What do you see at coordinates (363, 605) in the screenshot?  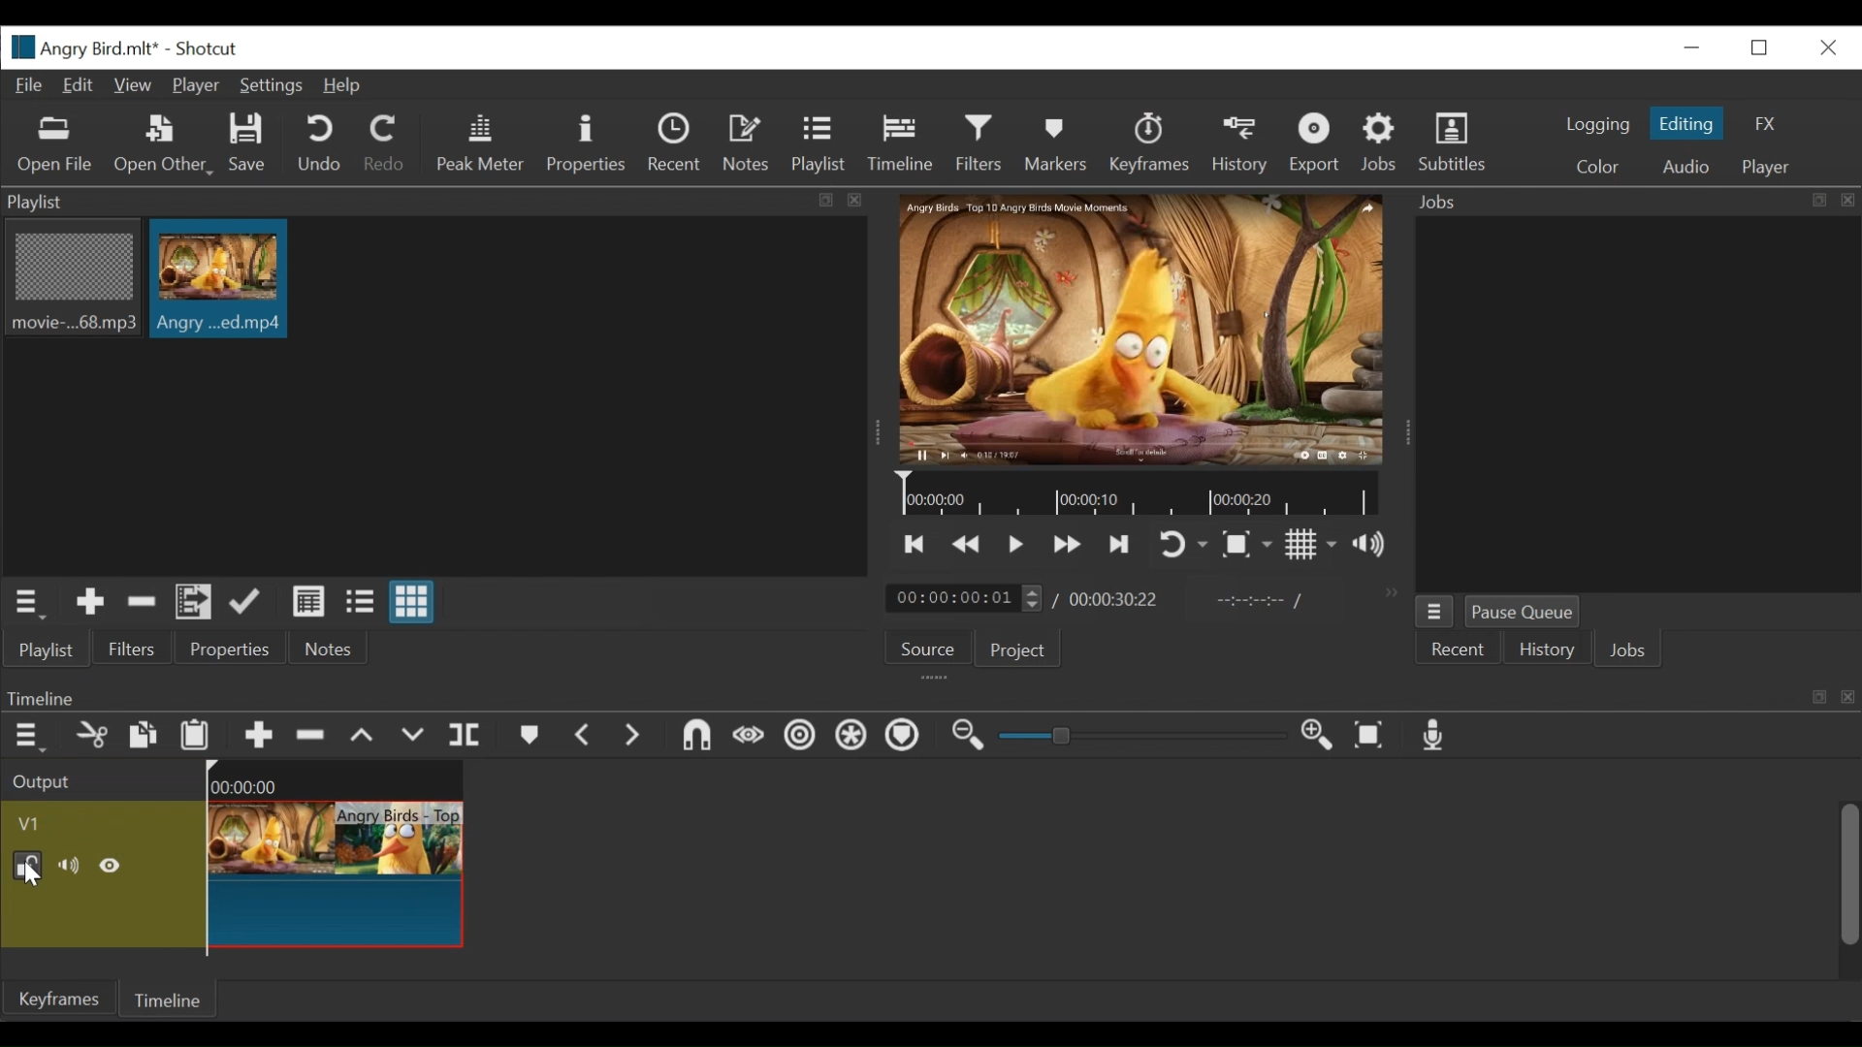 I see `View as file` at bounding box center [363, 605].